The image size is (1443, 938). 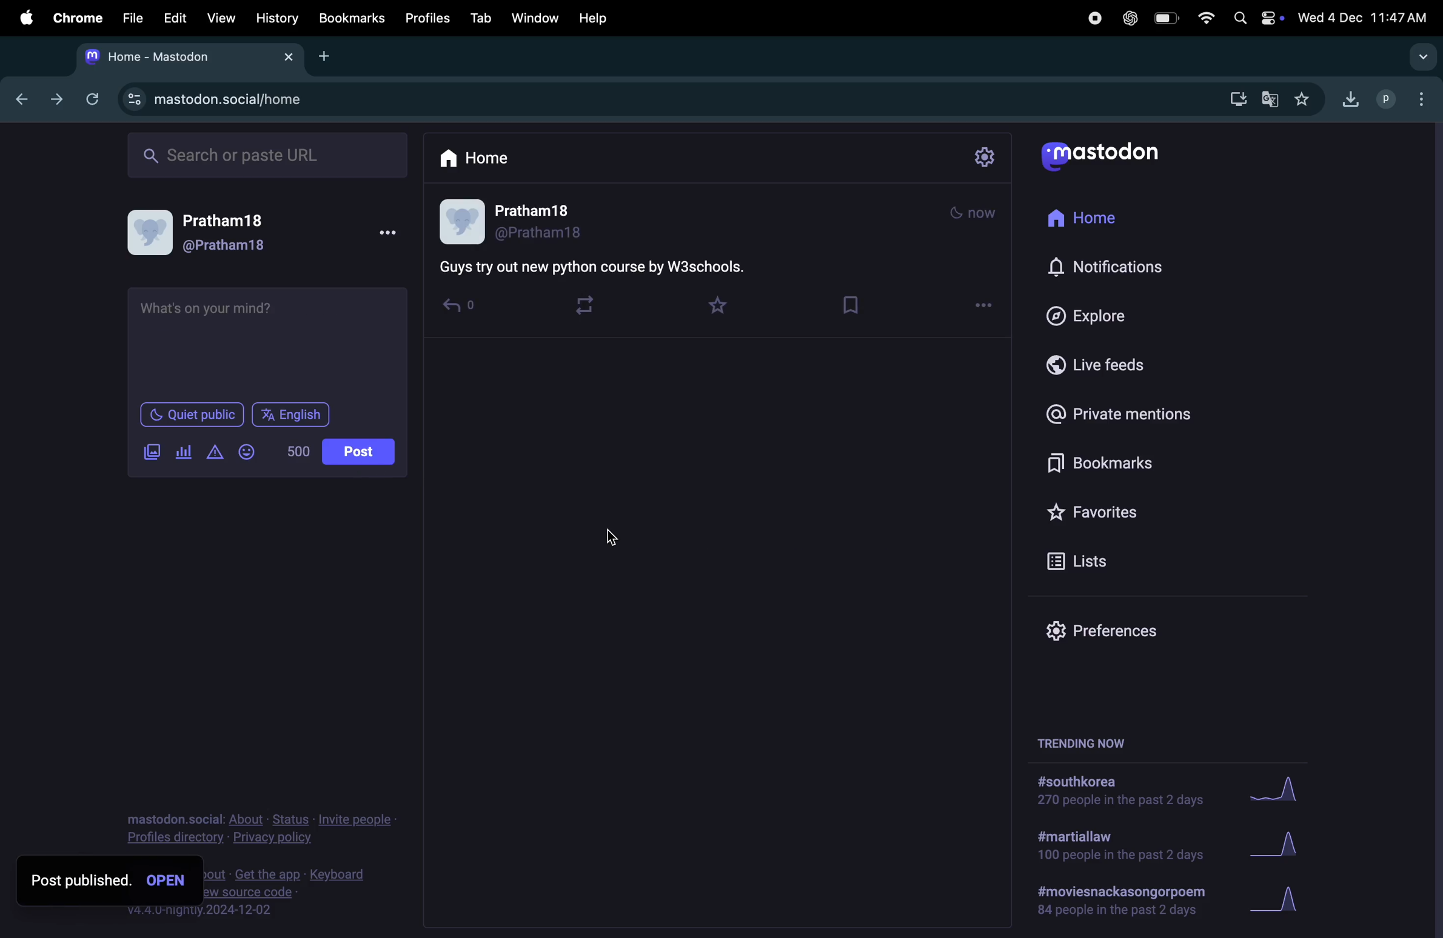 I want to click on source code, so click(x=290, y=893).